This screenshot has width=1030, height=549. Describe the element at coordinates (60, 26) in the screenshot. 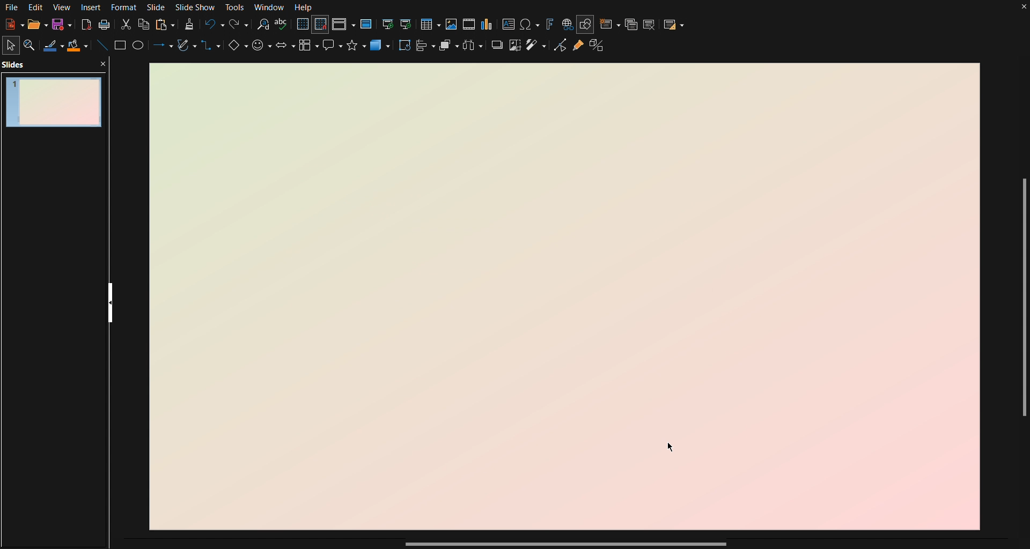

I see `Save` at that location.